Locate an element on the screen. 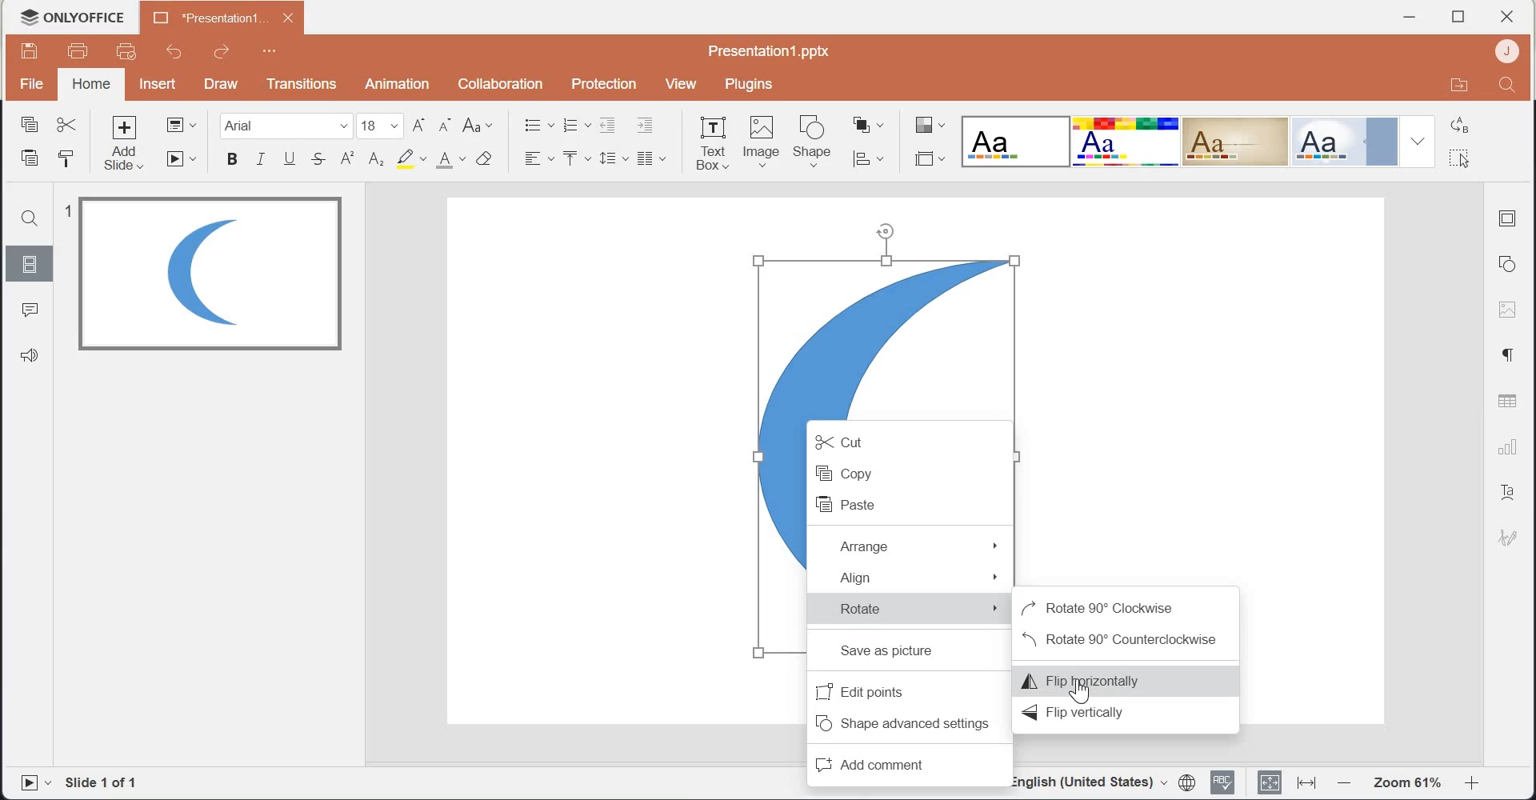 This screenshot has height=800, width=1536. Text is located at coordinates (1512, 490).